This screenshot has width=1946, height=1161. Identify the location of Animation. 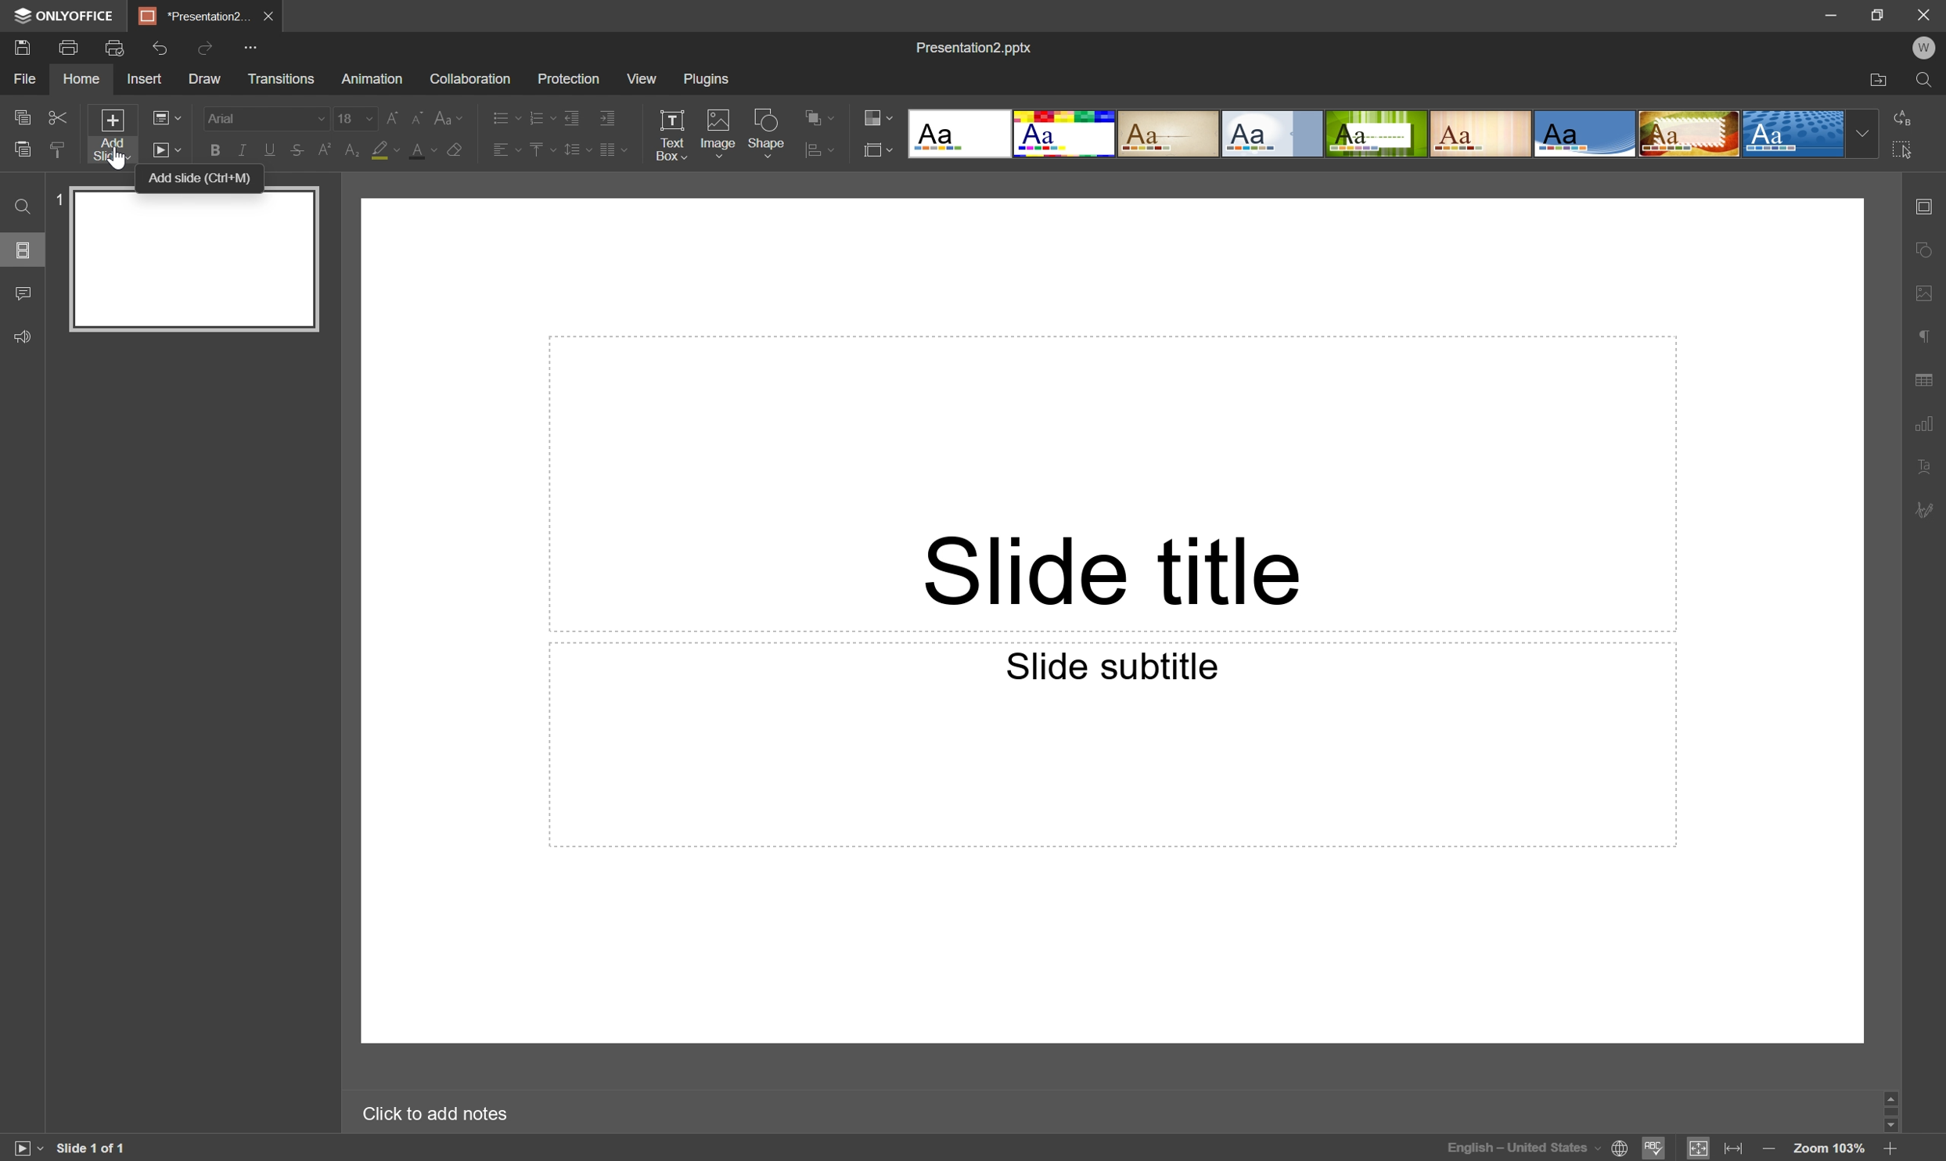
(369, 79).